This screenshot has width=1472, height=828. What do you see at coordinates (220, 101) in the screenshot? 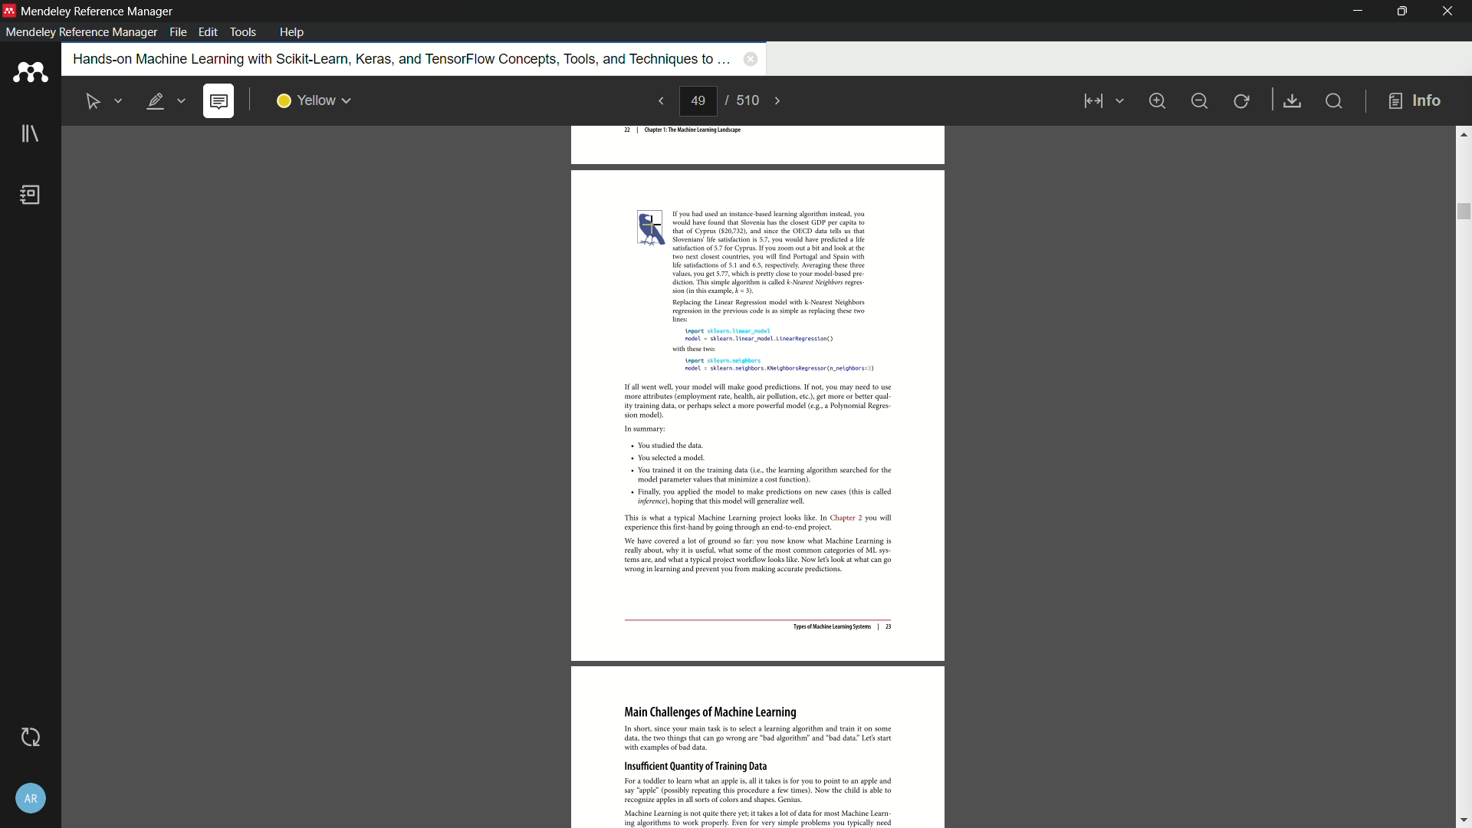
I see `note selected` at bounding box center [220, 101].